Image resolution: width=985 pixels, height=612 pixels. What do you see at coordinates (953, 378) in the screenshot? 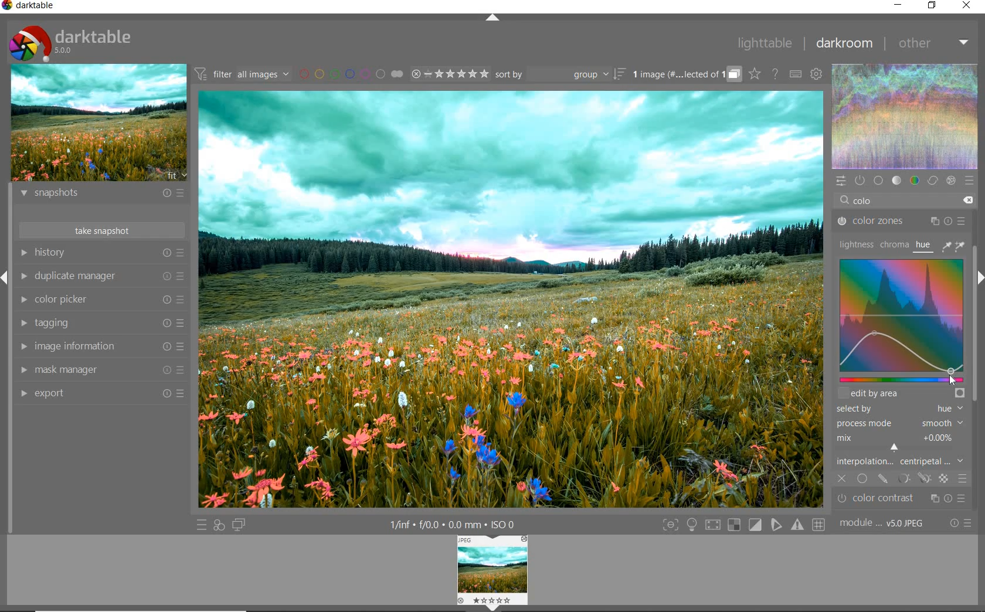
I see `cursor position` at bounding box center [953, 378].